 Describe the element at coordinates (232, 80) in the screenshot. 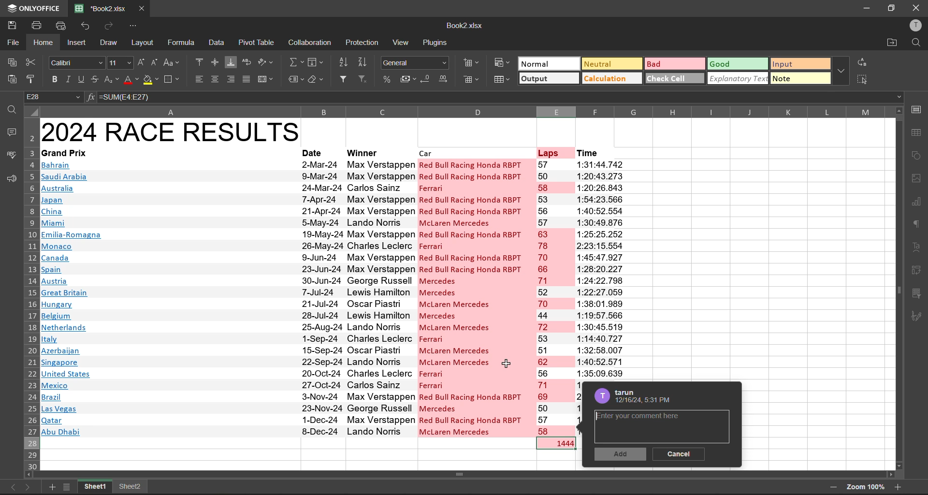

I see `align right` at that location.